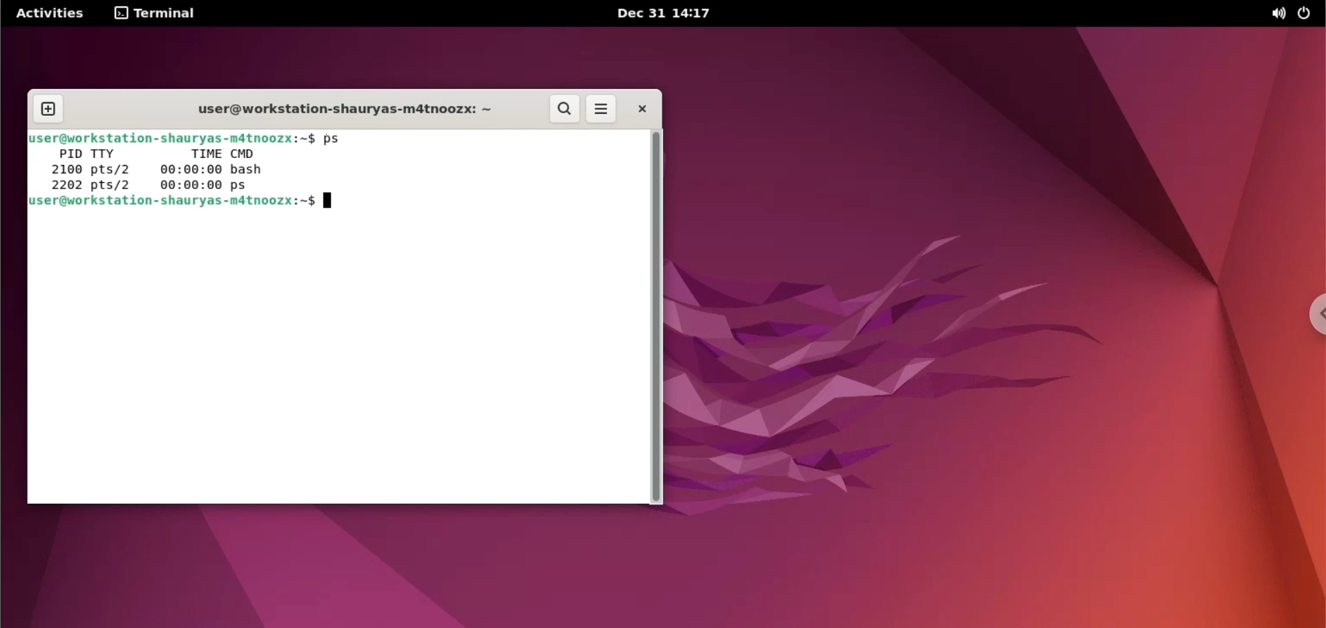 Image resolution: width=1326 pixels, height=628 pixels. Describe the element at coordinates (654, 317) in the screenshot. I see `scrollbar` at that location.